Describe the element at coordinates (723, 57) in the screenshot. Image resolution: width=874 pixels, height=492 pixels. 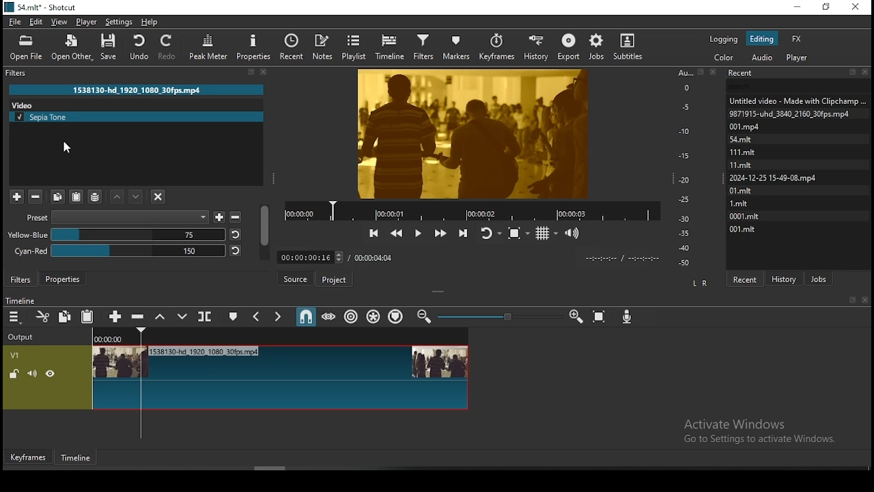
I see `color` at that location.